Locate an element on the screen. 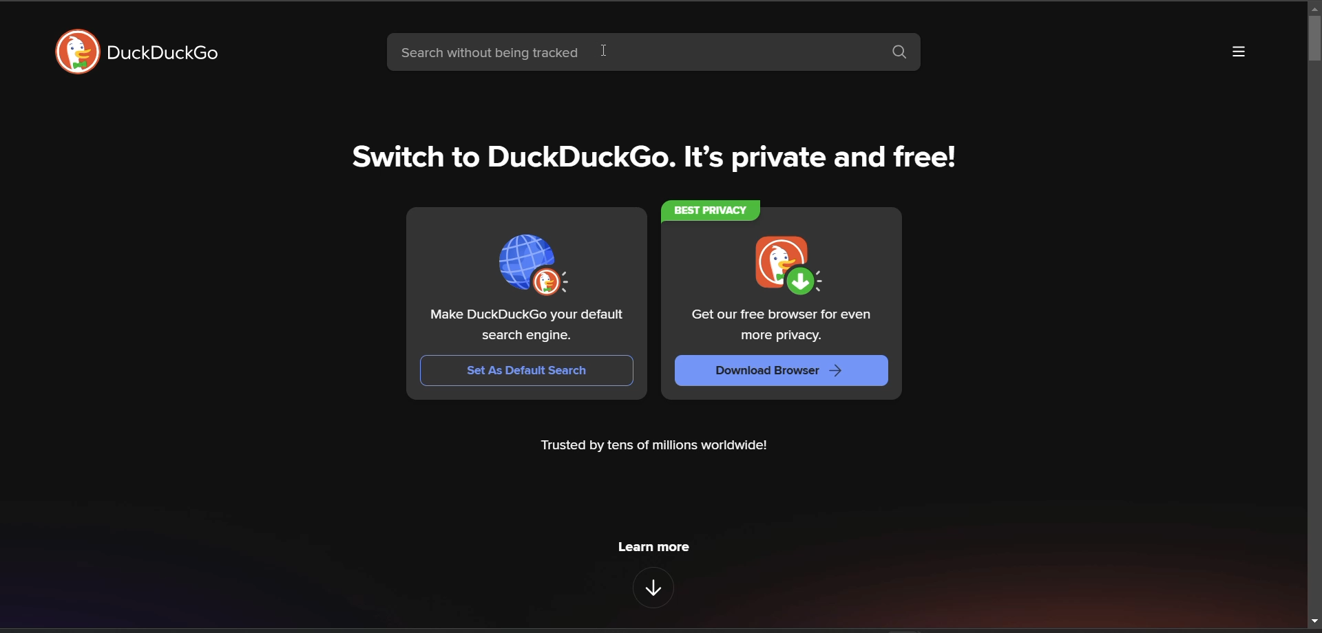 The height and width of the screenshot is (633, 1322). Browser logo is located at coordinates (77, 52).